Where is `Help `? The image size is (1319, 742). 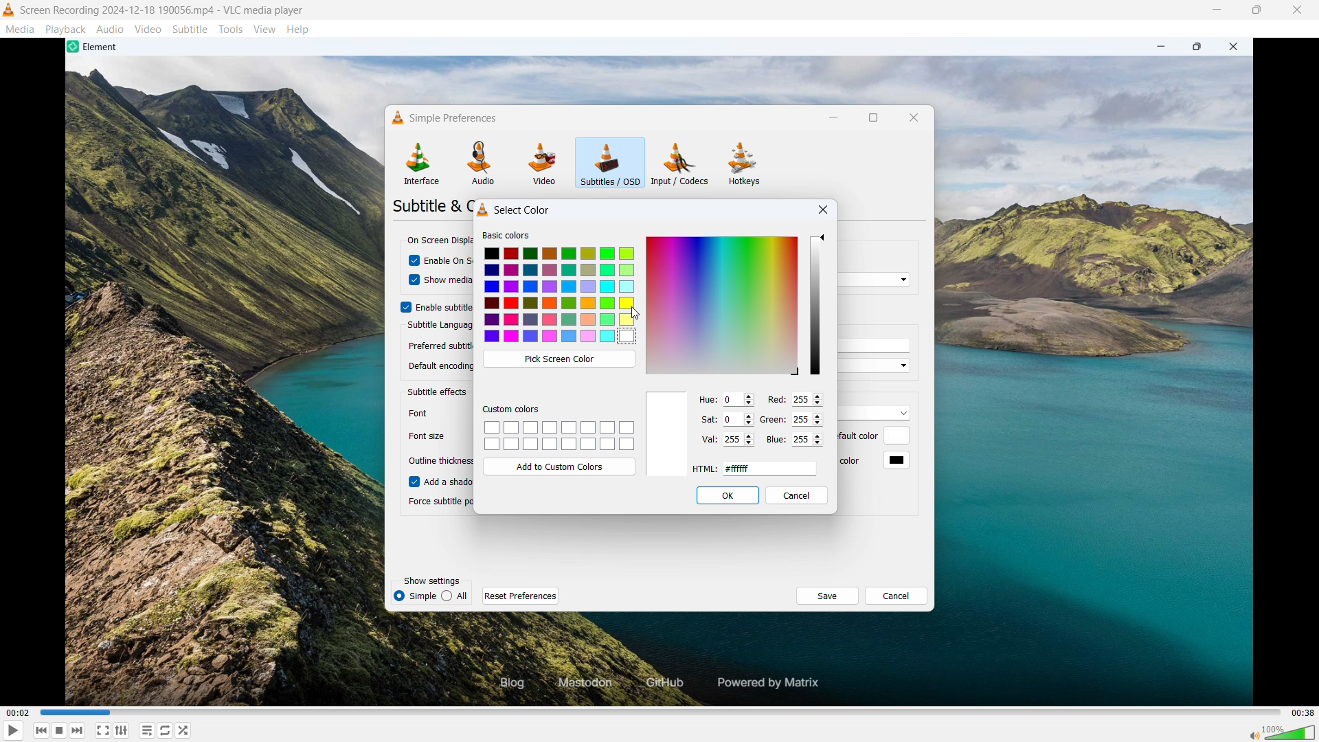
Help  is located at coordinates (298, 29).